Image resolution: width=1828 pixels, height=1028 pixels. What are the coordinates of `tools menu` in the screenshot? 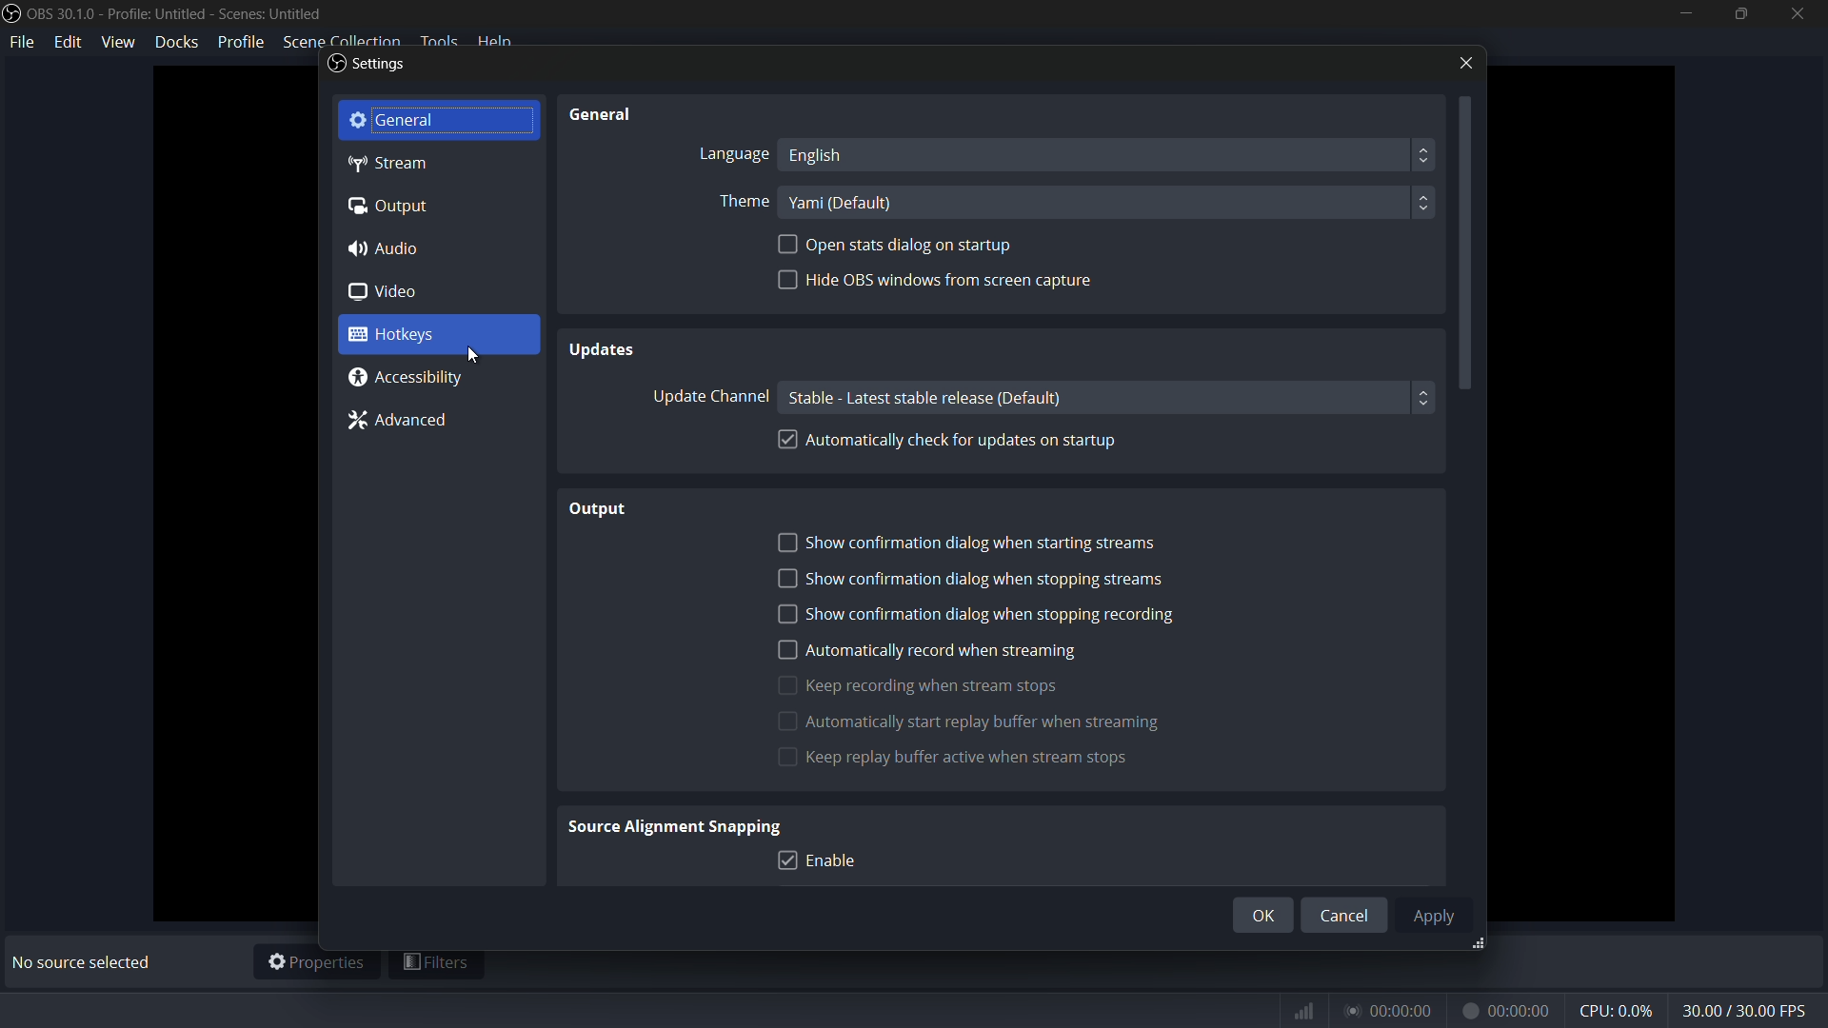 It's located at (438, 42).